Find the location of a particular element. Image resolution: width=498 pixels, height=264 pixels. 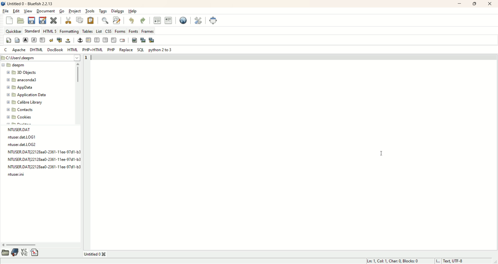

line number is located at coordinates (88, 58).